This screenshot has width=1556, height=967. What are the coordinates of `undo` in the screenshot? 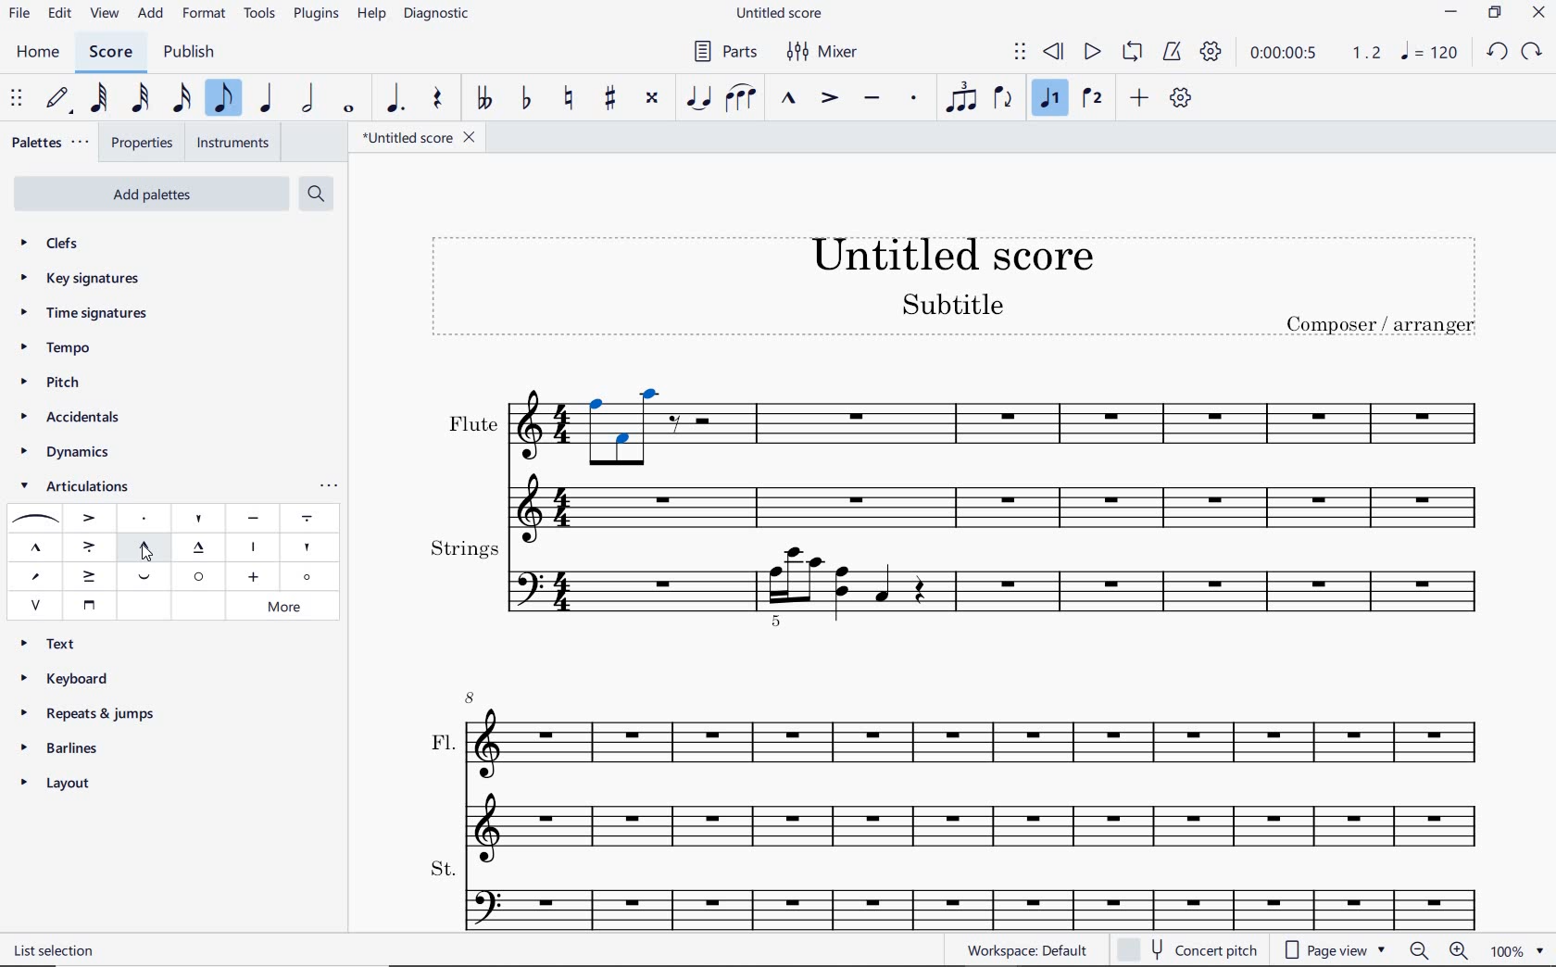 It's located at (1498, 53).